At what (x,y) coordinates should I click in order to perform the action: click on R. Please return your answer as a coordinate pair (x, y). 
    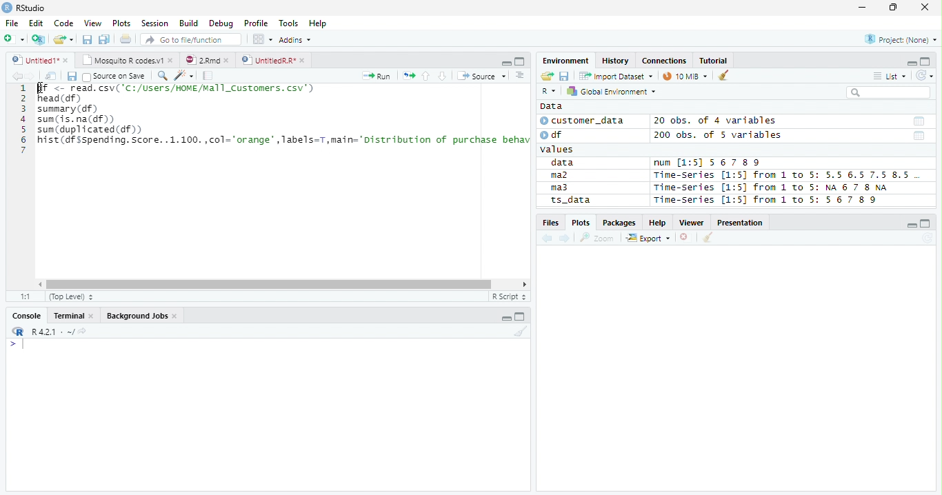
    Looking at the image, I should click on (17, 332).